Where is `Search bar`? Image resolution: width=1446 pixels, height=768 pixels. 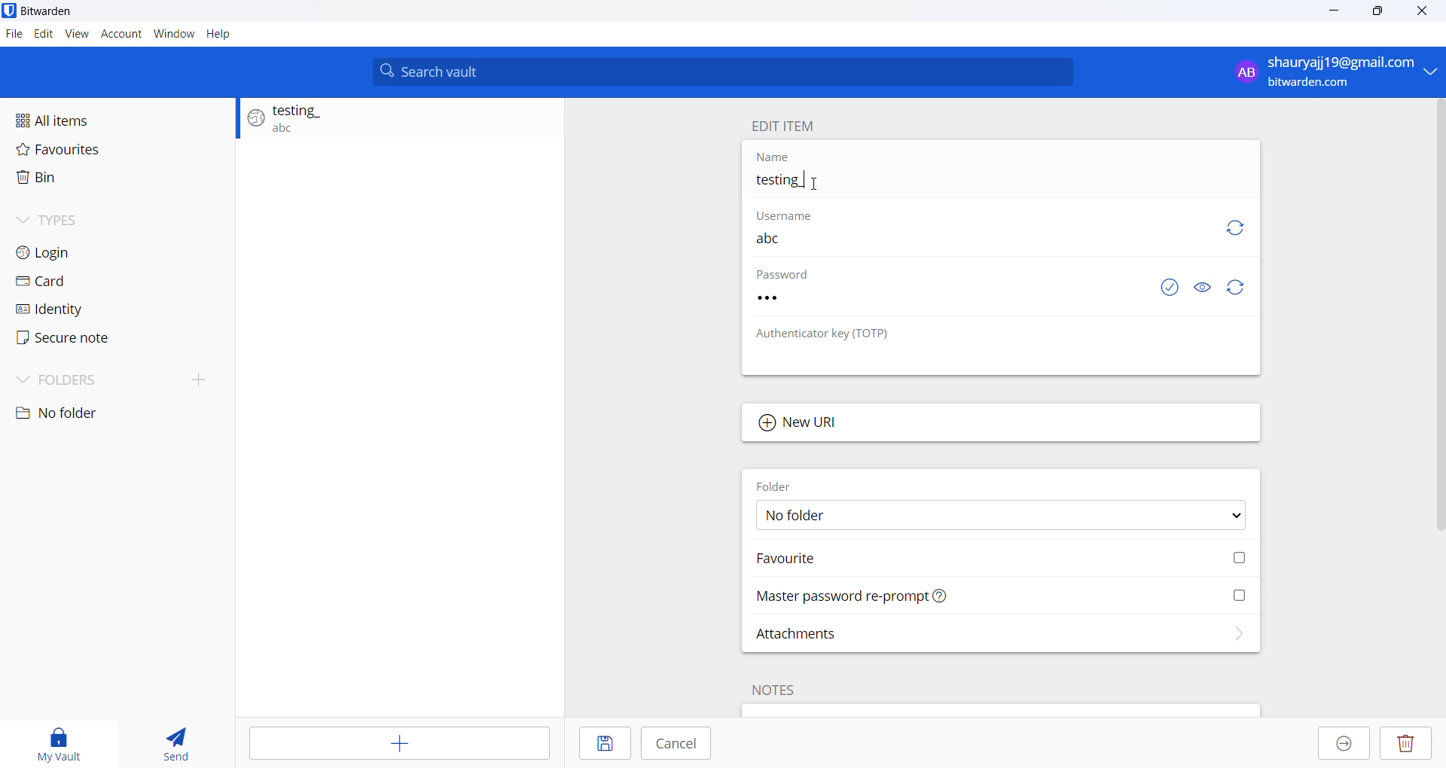 Search bar is located at coordinates (724, 72).